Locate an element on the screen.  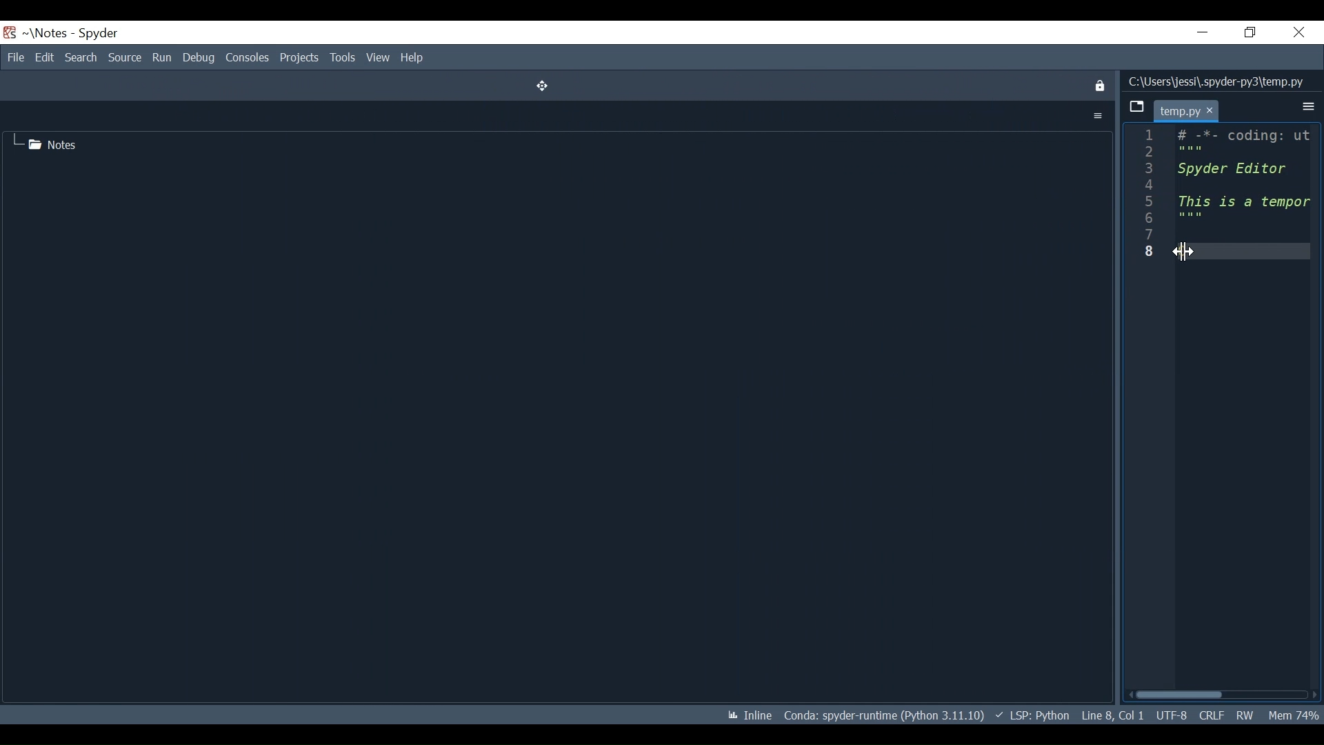
Horizontal scroll bar is located at coordinates (1178, 696).